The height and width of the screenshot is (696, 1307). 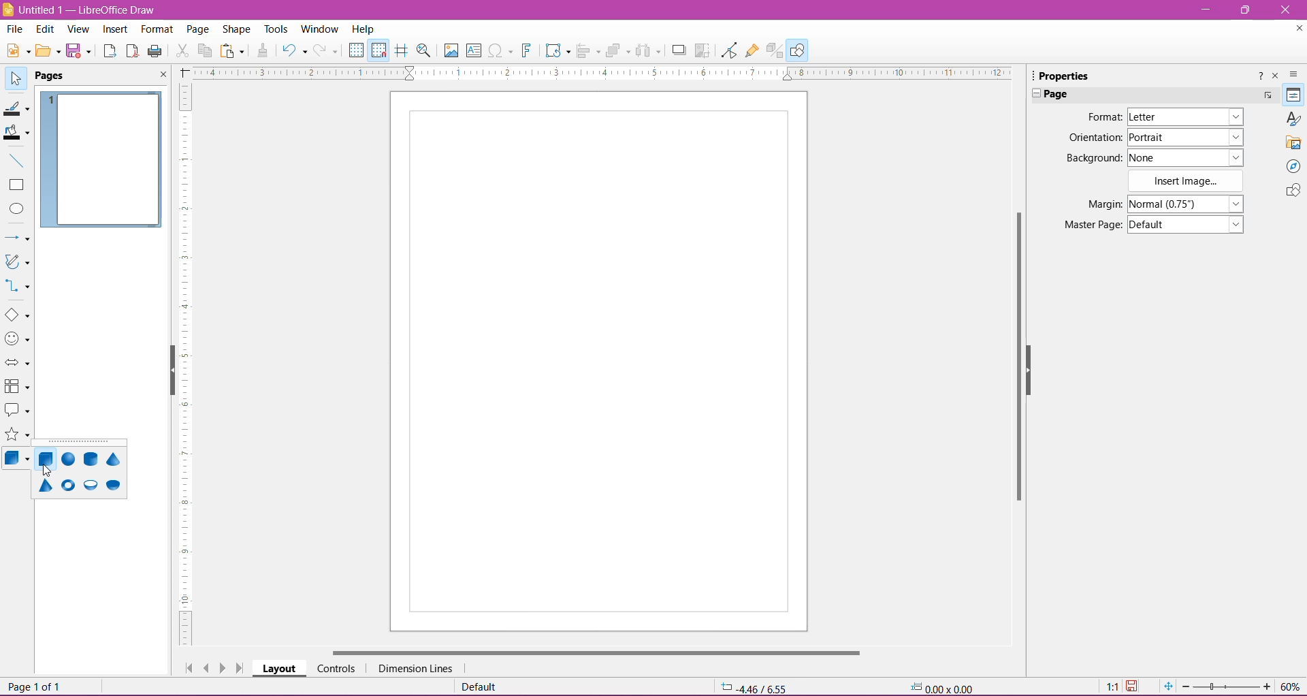 I want to click on Close Pane, so click(x=159, y=75).